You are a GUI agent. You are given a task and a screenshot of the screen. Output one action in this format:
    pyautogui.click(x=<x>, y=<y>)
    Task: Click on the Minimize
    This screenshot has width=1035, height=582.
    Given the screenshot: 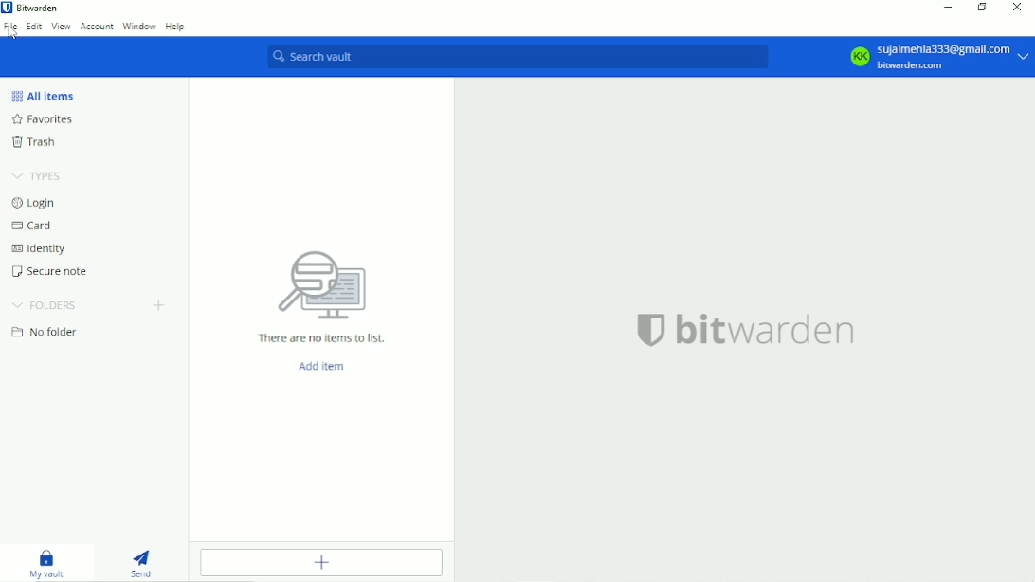 What is the action you would take?
    pyautogui.click(x=948, y=8)
    